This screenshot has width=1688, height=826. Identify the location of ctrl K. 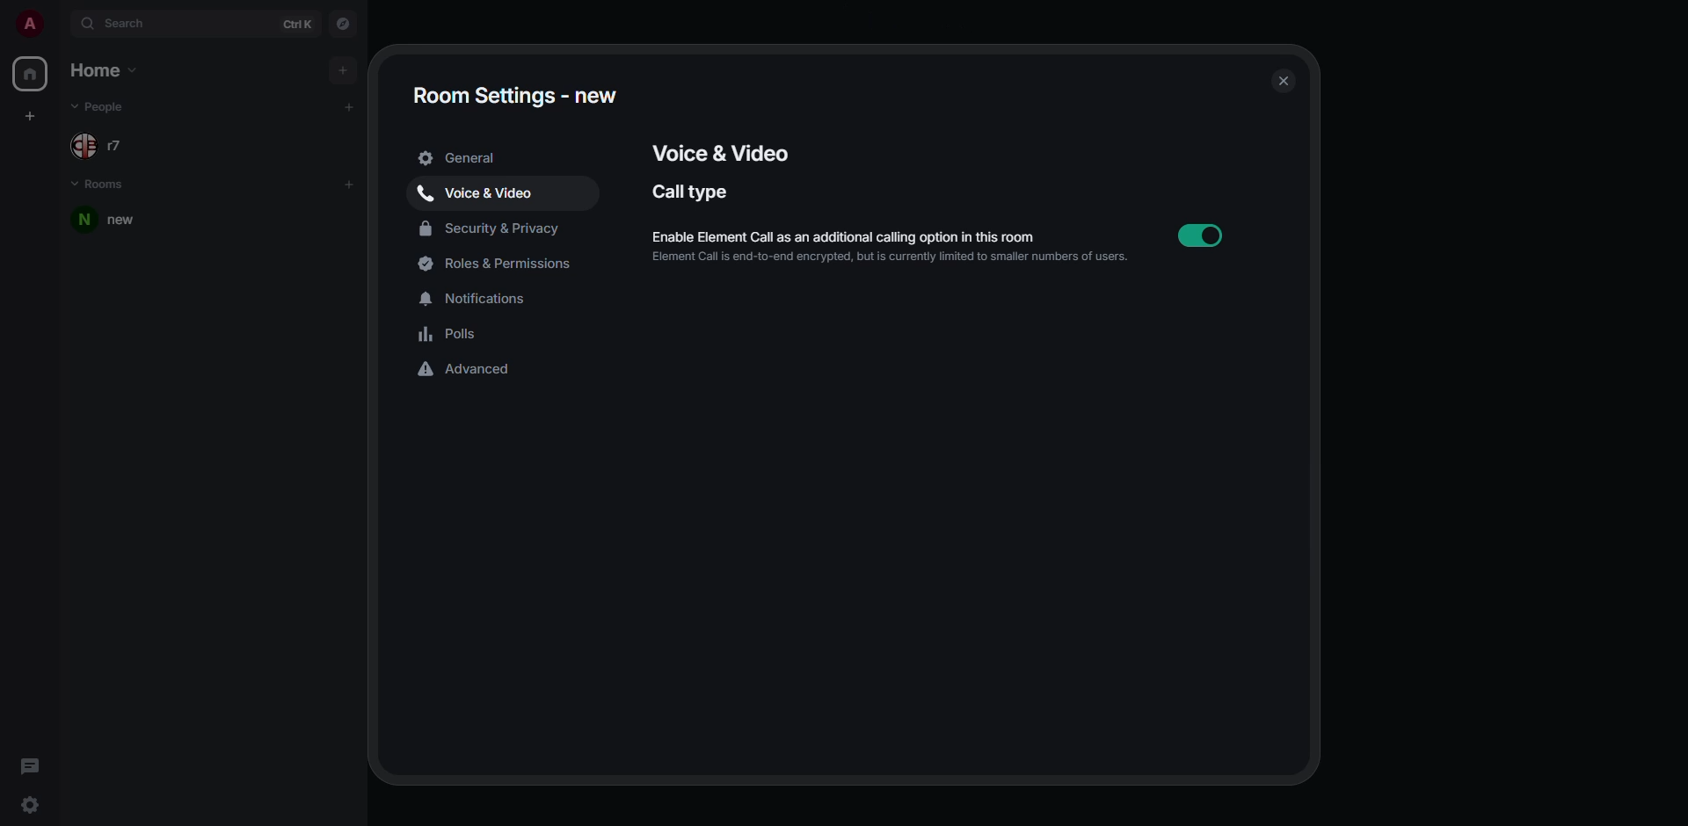
(297, 25).